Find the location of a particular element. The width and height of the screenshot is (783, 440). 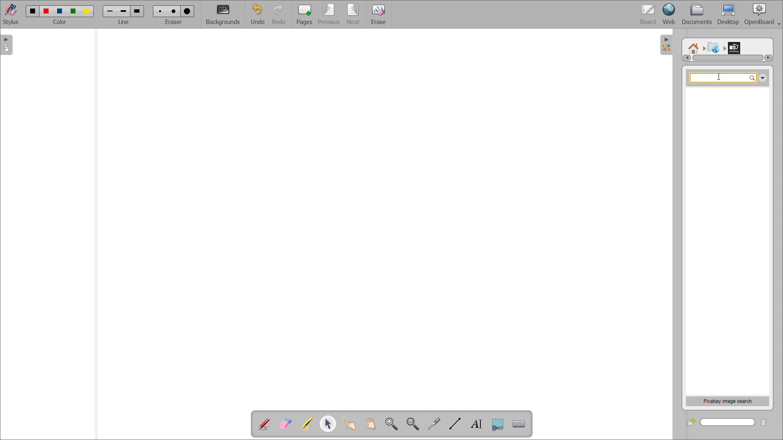

redo is located at coordinates (280, 14).